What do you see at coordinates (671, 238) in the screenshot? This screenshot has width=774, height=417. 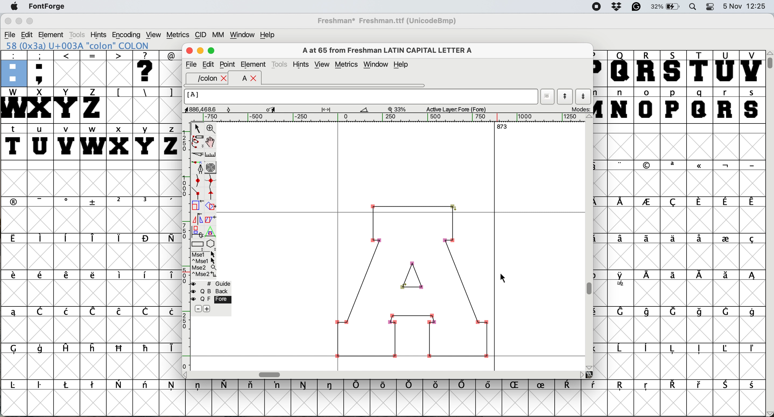 I see `symbol` at bounding box center [671, 238].